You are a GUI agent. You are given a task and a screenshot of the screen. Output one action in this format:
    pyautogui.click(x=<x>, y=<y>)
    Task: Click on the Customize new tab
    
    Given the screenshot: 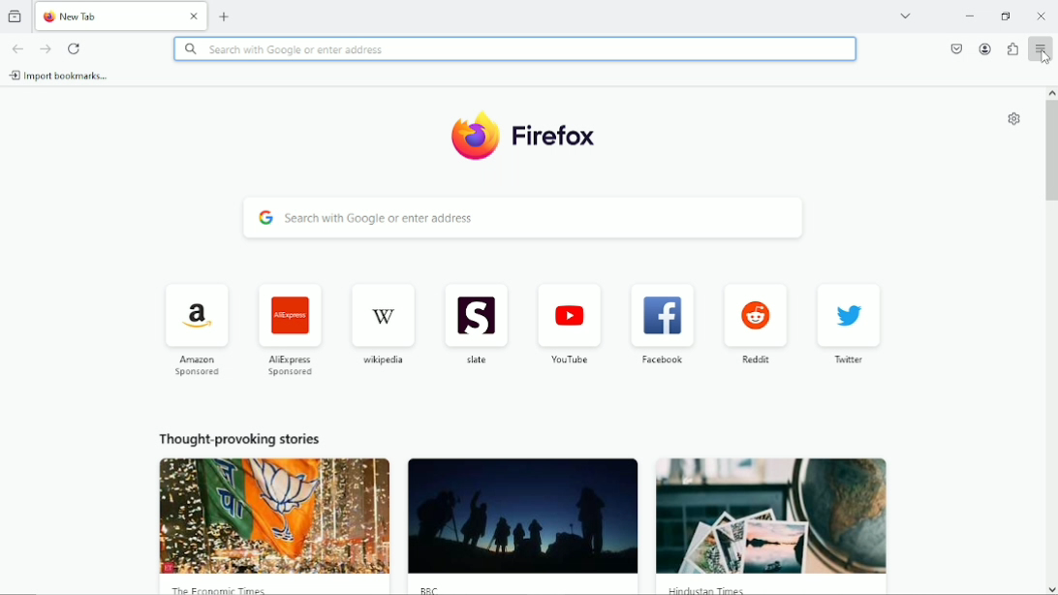 What is the action you would take?
    pyautogui.click(x=1015, y=118)
    